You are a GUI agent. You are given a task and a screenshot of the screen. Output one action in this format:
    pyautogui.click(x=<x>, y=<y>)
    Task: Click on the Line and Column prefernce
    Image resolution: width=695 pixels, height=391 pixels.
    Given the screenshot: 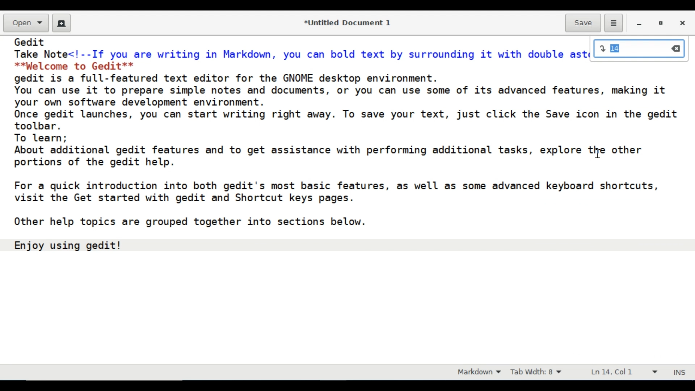 What is the action you would take?
    pyautogui.click(x=624, y=373)
    